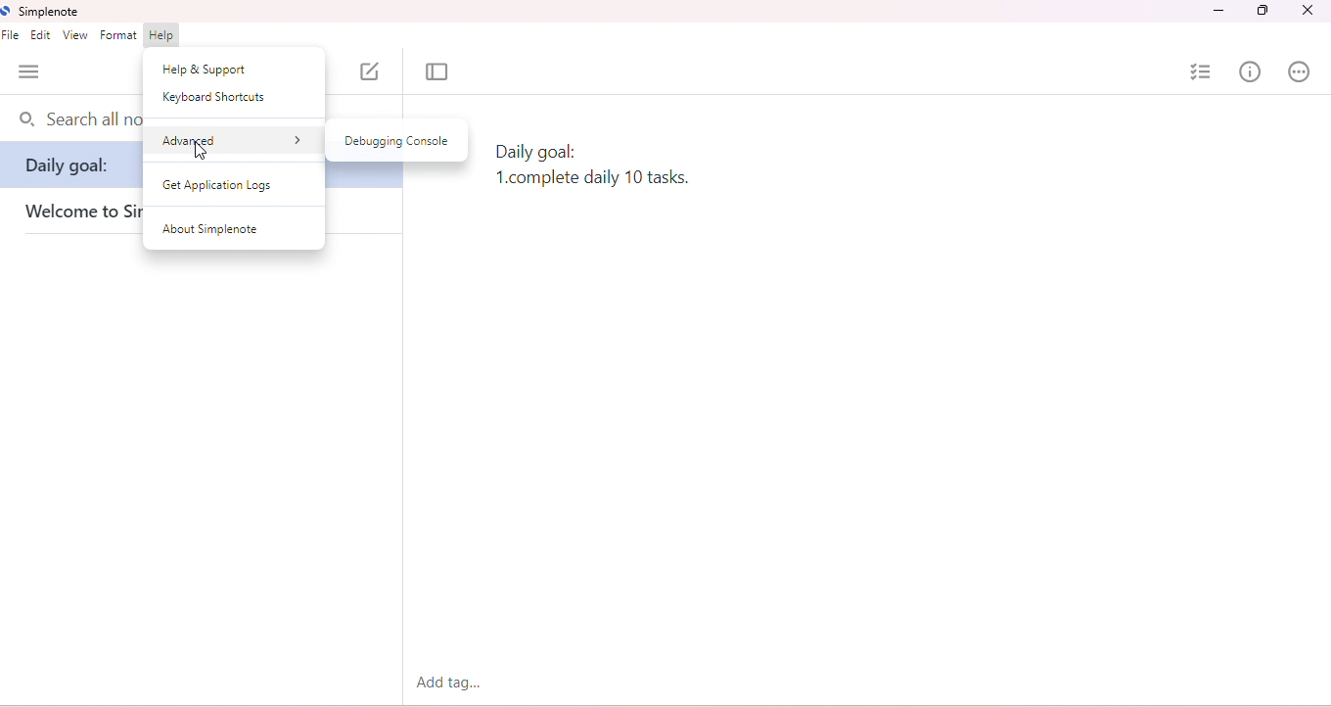  What do you see at coordinates (1308, 12) in the screenshot?
I see `close` at bounding box center [1308, 12].